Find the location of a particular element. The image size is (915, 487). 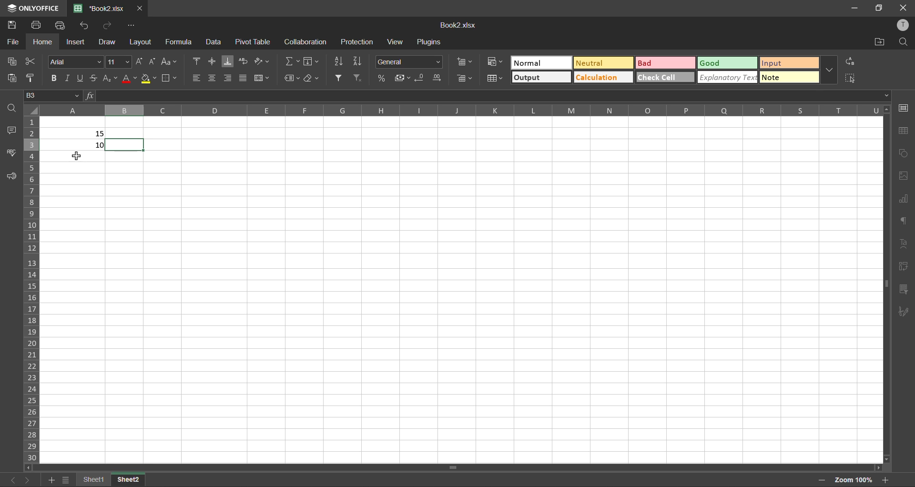

data is located at coordinates (213, 41).